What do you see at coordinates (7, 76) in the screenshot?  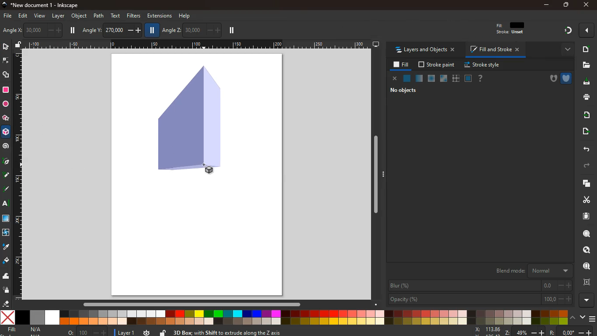 I see `shapes` at bounding box center [7, 76].